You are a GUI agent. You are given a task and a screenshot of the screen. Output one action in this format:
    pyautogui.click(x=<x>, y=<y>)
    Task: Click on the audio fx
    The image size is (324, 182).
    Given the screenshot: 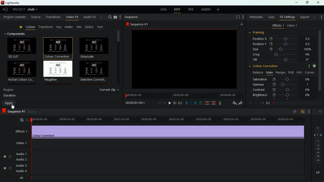 What is the action you would take?
    pyautogui.click(x=93, y=17)
    